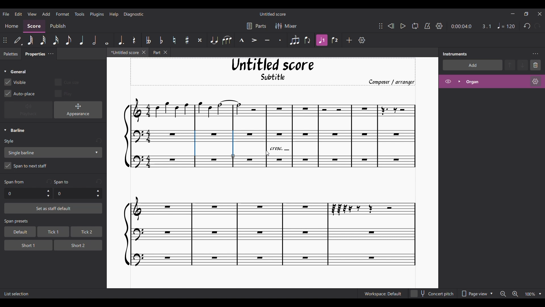 The image size is (545, 307). What do you see at coordinates (24, 194) in the screenshot?
I see `Type in Span from` at bounding box center [24, 194].